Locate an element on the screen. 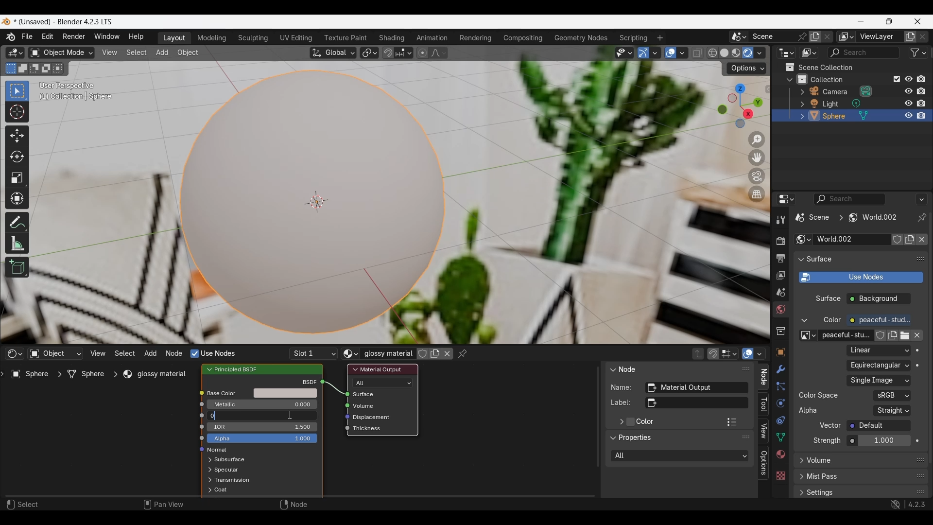 The height and width of the screenshot is (525, 933). Animate property is located at coordinates (917, 366).